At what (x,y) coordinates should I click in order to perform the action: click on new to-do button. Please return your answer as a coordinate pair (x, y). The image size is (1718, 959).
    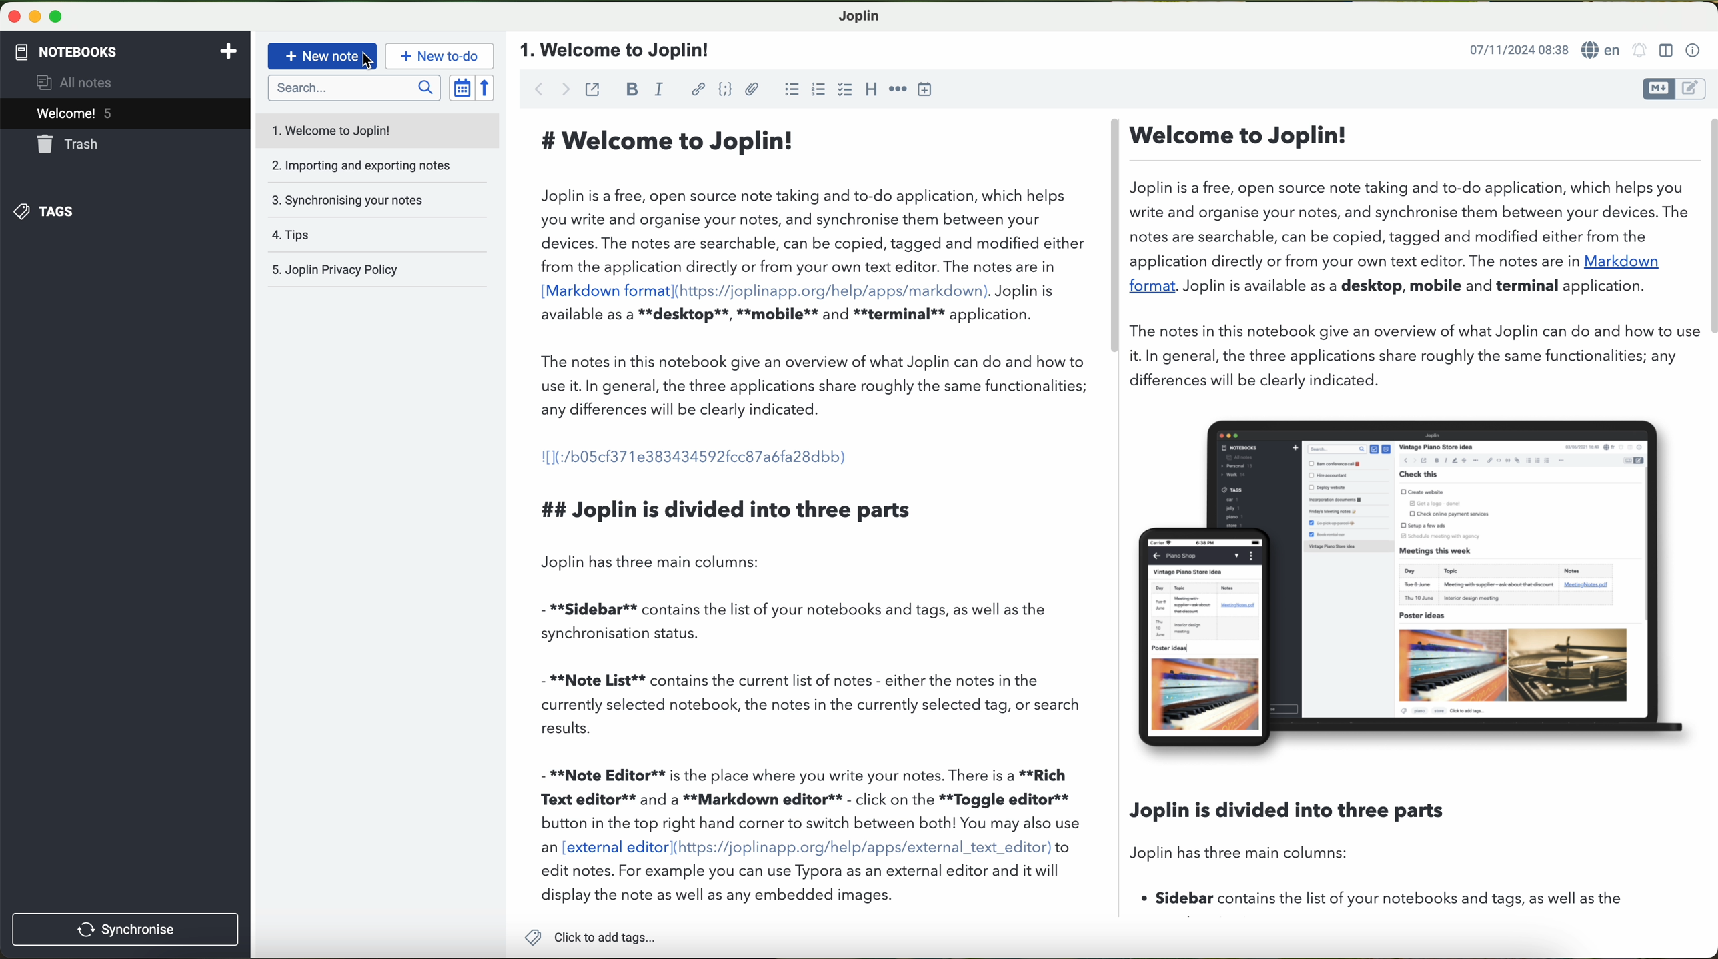
    Looking at the image, I should click on (440, 55).